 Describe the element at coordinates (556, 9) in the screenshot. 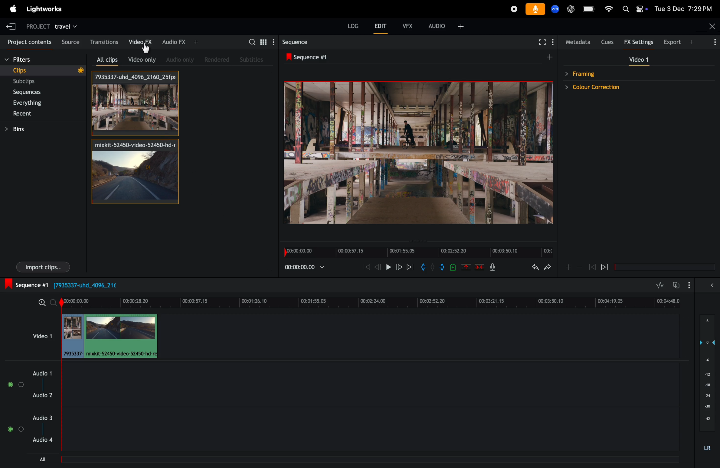

I see `Zoom` at that location.